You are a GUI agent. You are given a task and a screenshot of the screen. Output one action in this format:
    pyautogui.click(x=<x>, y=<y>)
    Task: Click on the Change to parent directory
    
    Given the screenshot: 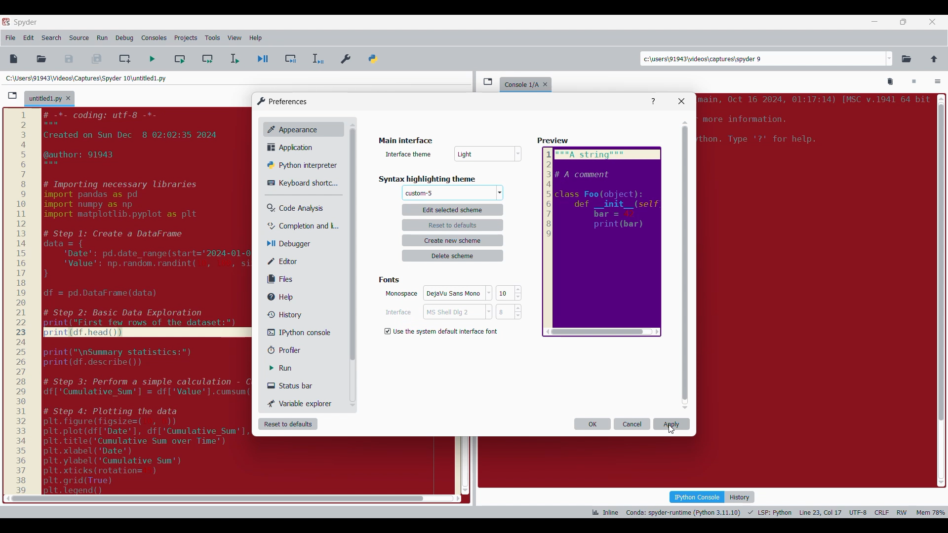 What is the action you would take?
    pyautogui.click(x=934, y=59)
    